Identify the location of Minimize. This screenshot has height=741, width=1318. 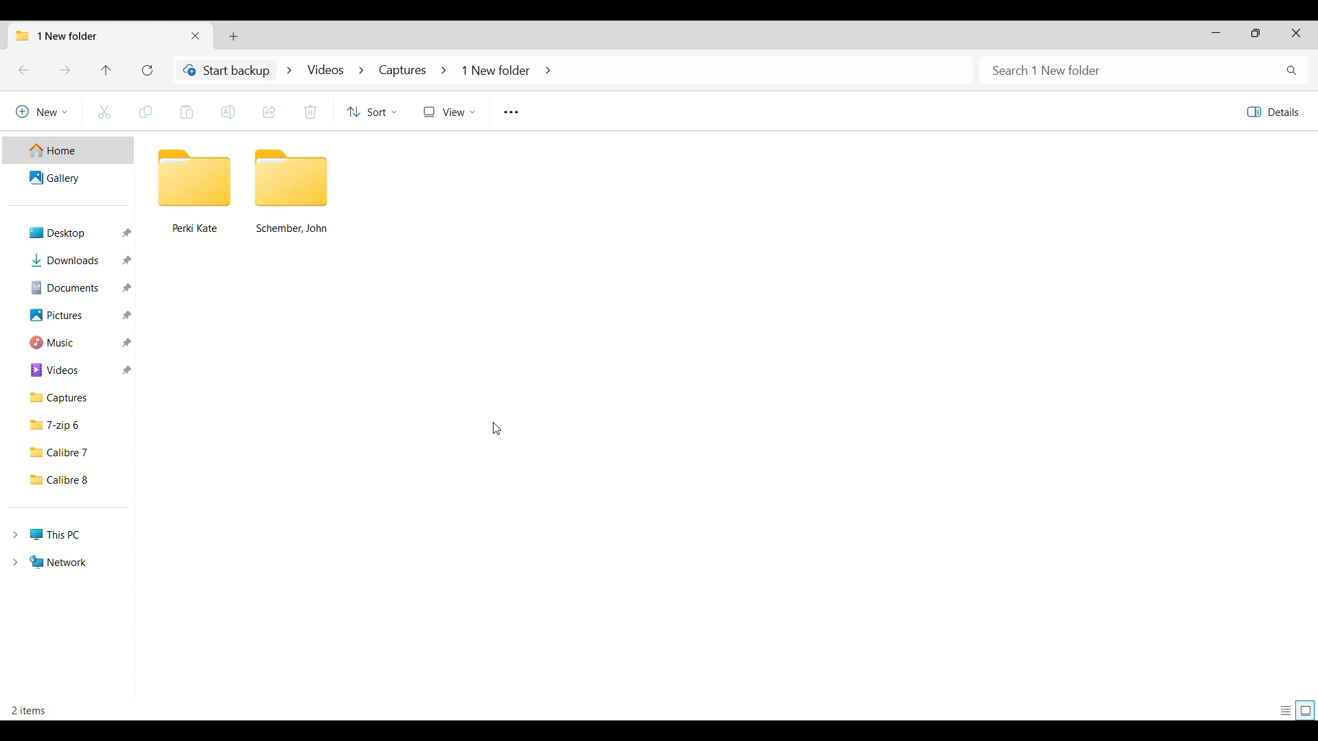
(1216, 32).